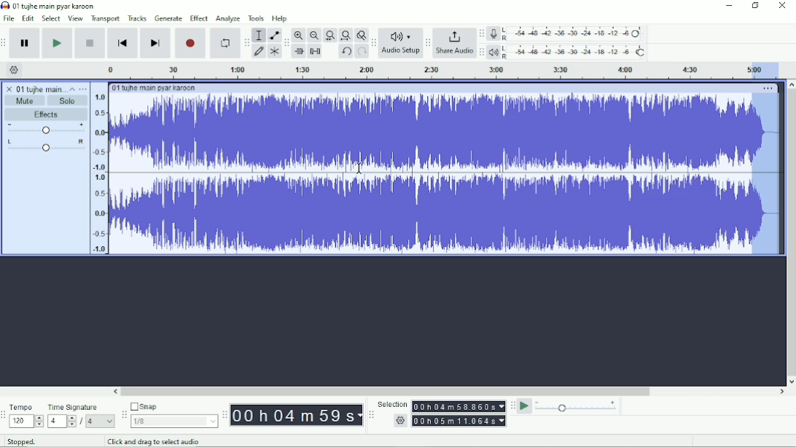  I want to click on Tempo, so click(27, 406).